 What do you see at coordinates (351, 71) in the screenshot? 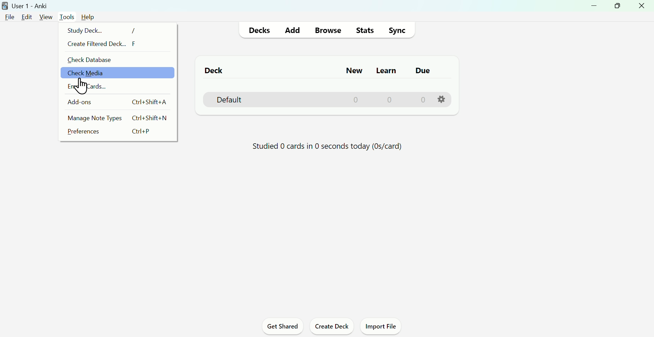
I see `New` at bounding box center [351, 71].